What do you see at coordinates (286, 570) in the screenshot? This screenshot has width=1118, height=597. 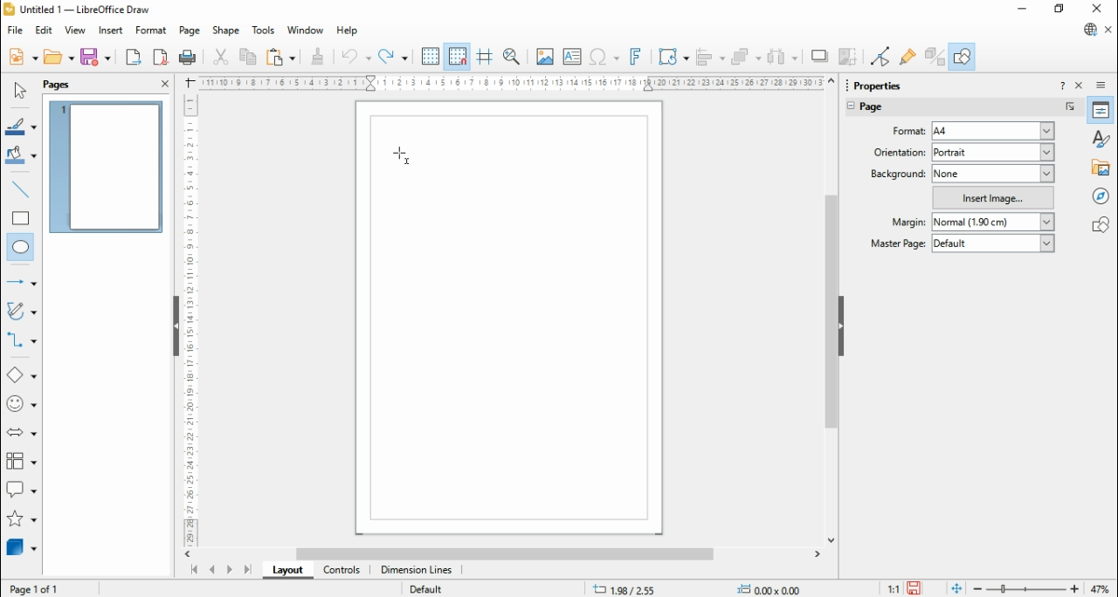 I see `layout` at bounding box center [286, 570].